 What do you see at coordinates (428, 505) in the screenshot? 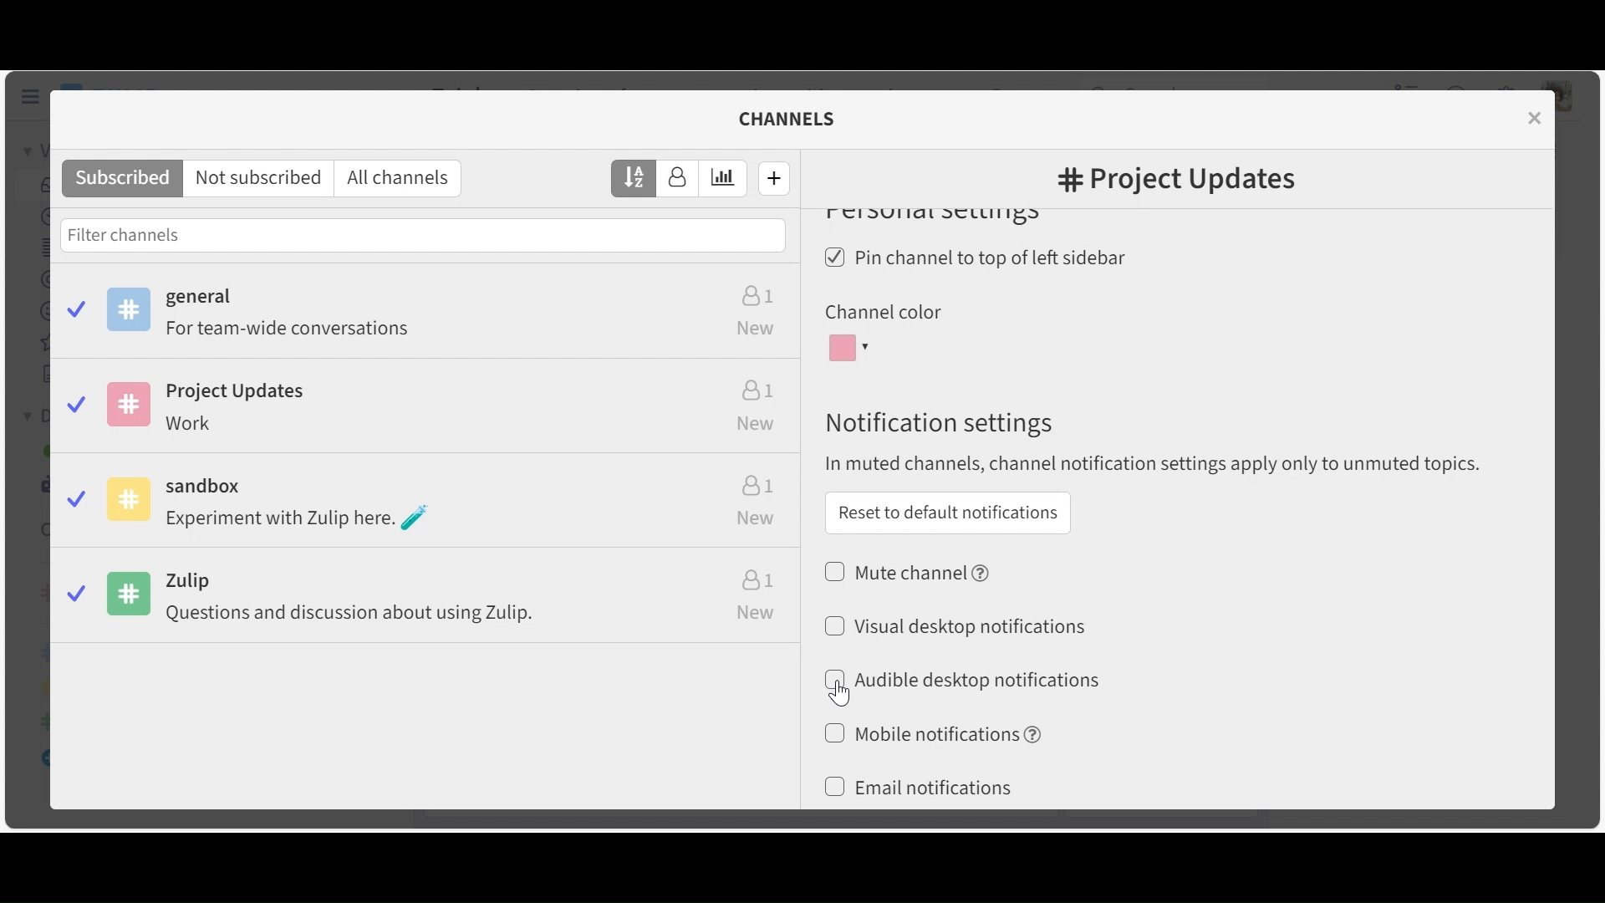
I see `Sandbox` at bounding box center [428, 505].